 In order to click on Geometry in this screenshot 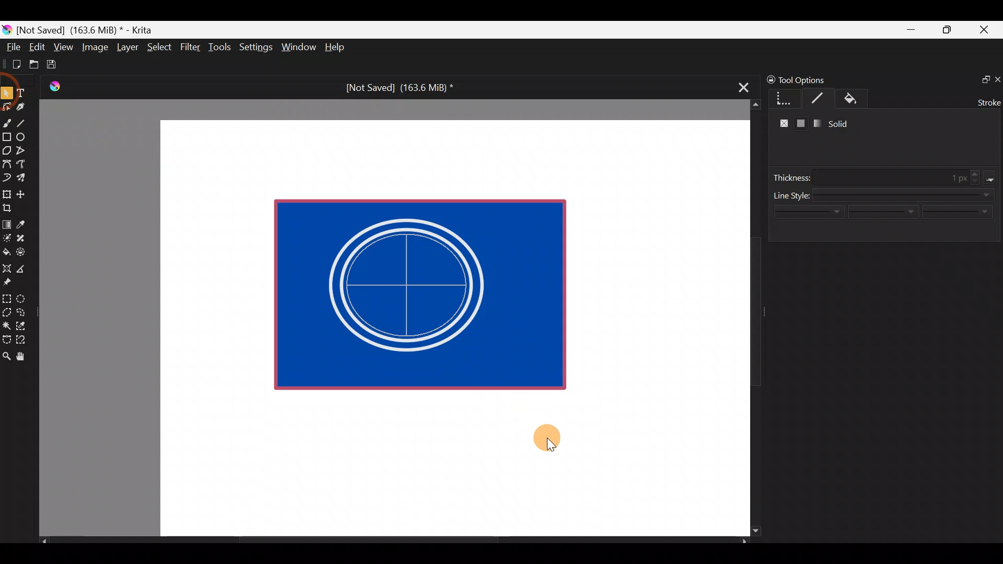, I will do `click(786, 97)`.